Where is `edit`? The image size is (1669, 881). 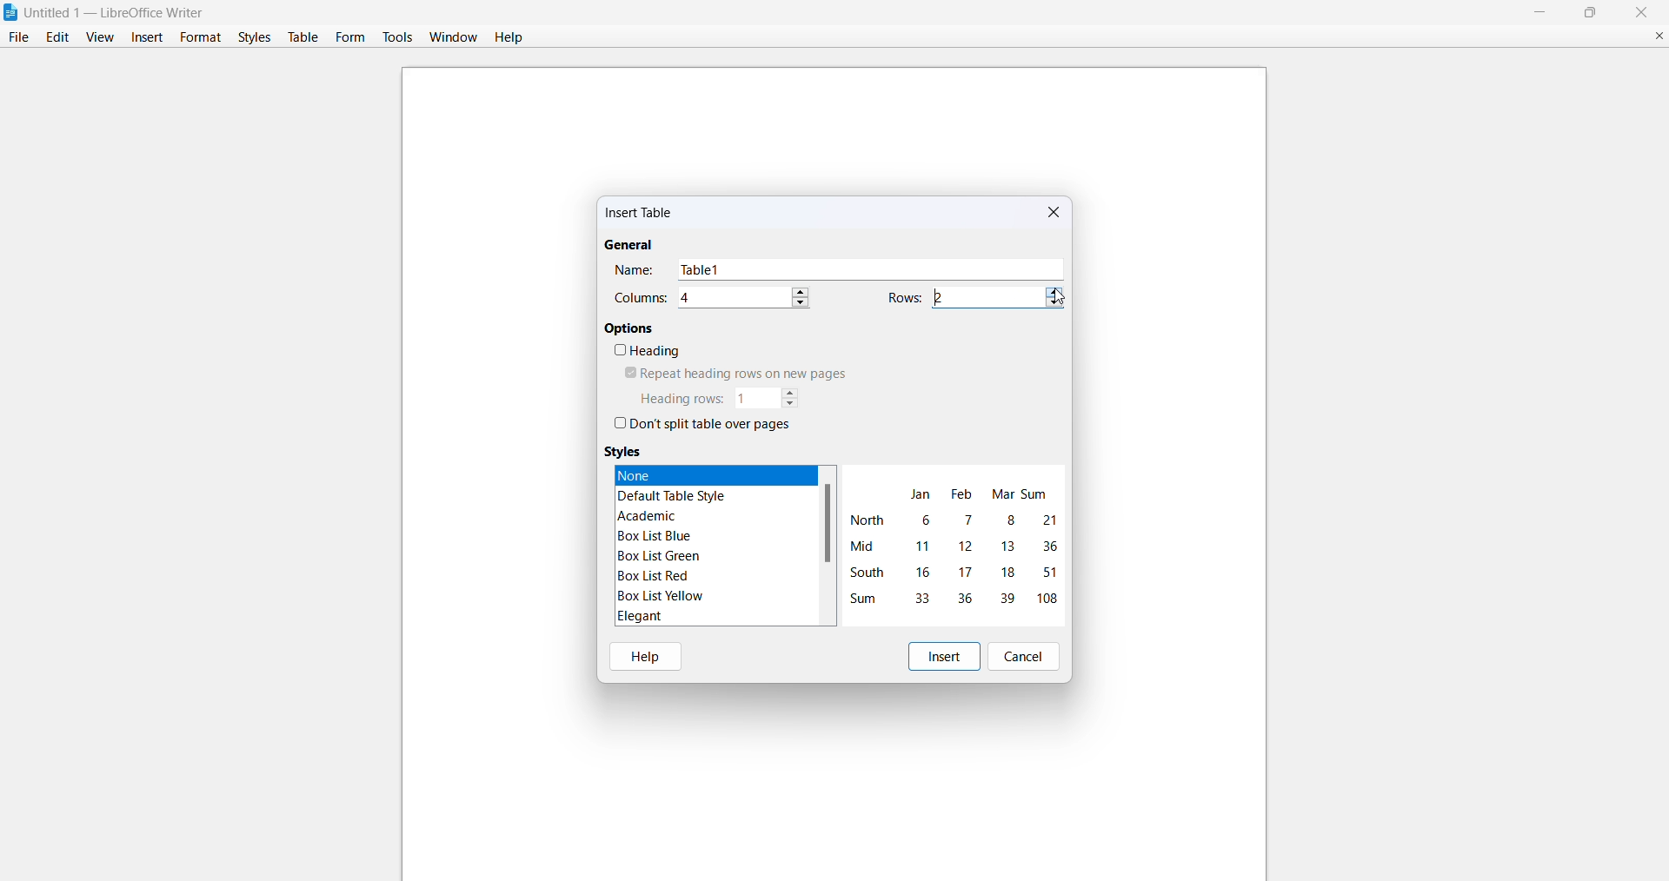 edit is located at coordinates (56, 37).